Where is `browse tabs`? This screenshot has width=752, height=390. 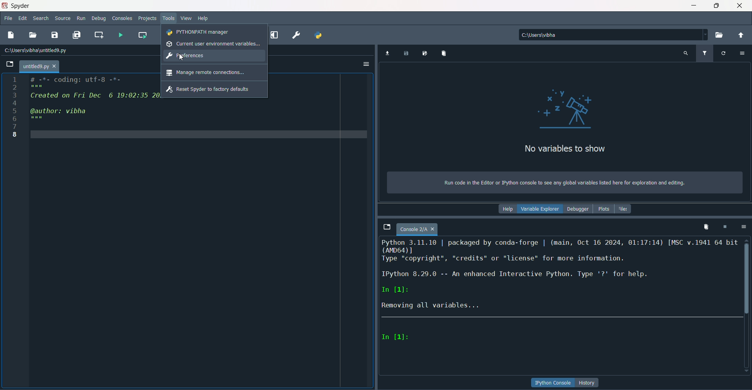 browse tabs is located at coordinates (387, 227).